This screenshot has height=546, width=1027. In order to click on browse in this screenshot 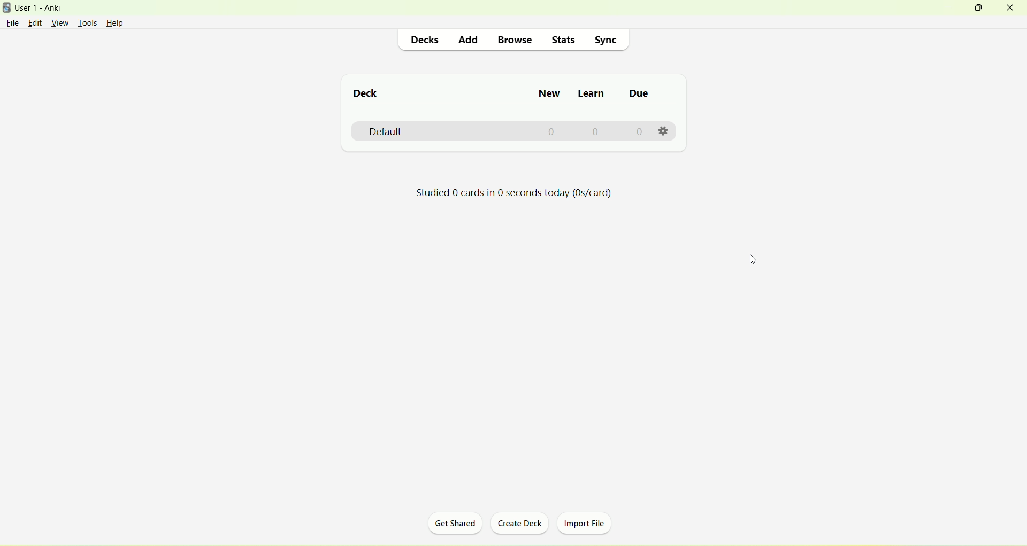, I will do `click(515, 41)`.